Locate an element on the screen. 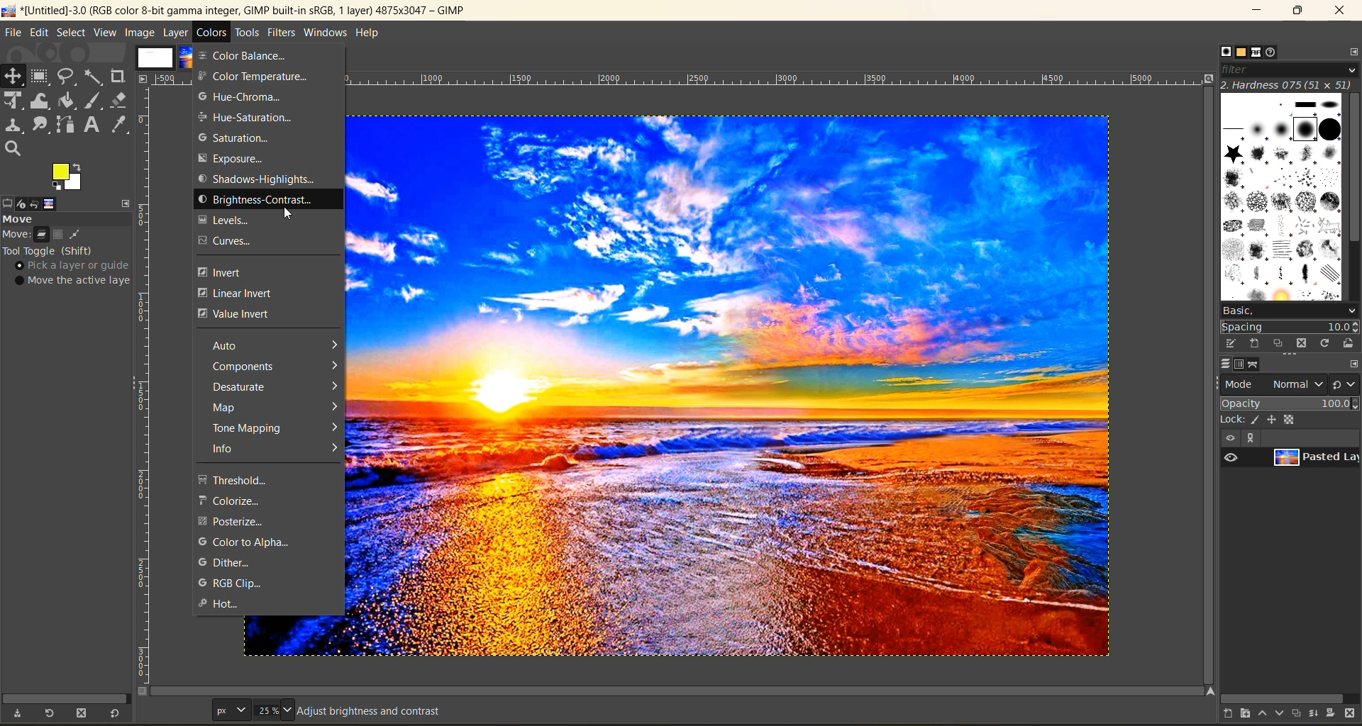  linear insert is located at coordinates (241, 293).